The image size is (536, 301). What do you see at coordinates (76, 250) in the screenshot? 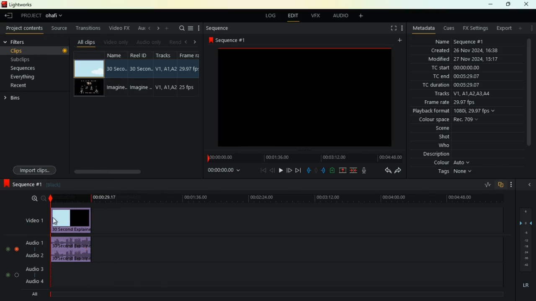
I see `audio` at bounding box center [76, 250].